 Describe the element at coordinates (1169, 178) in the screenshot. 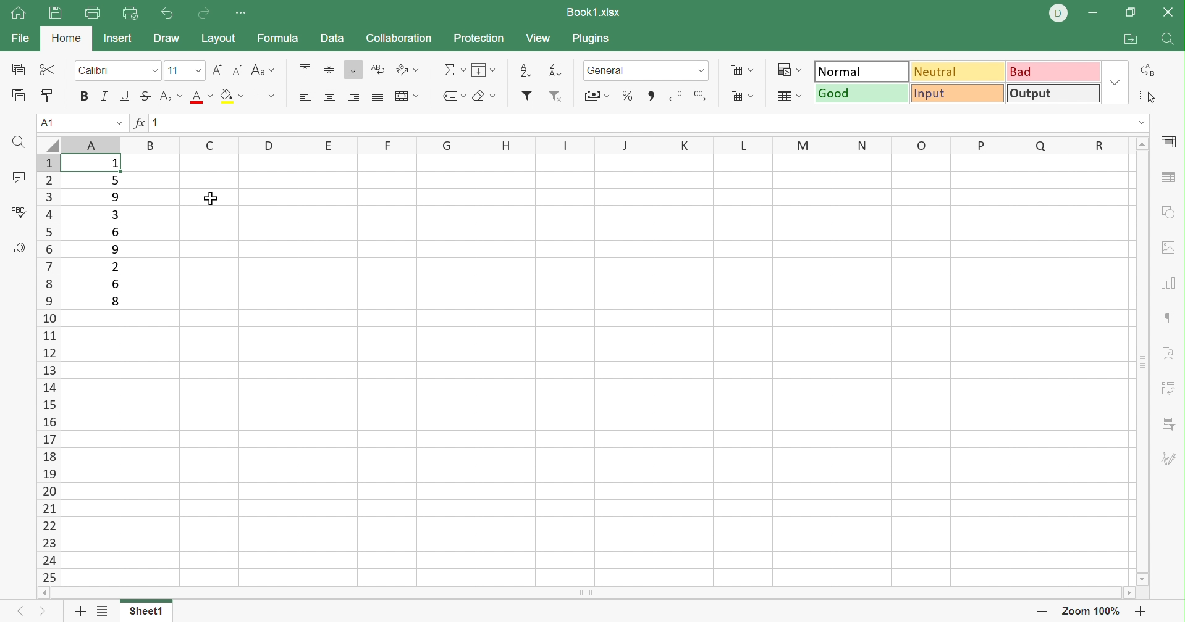

I see `Table settings` at that location.